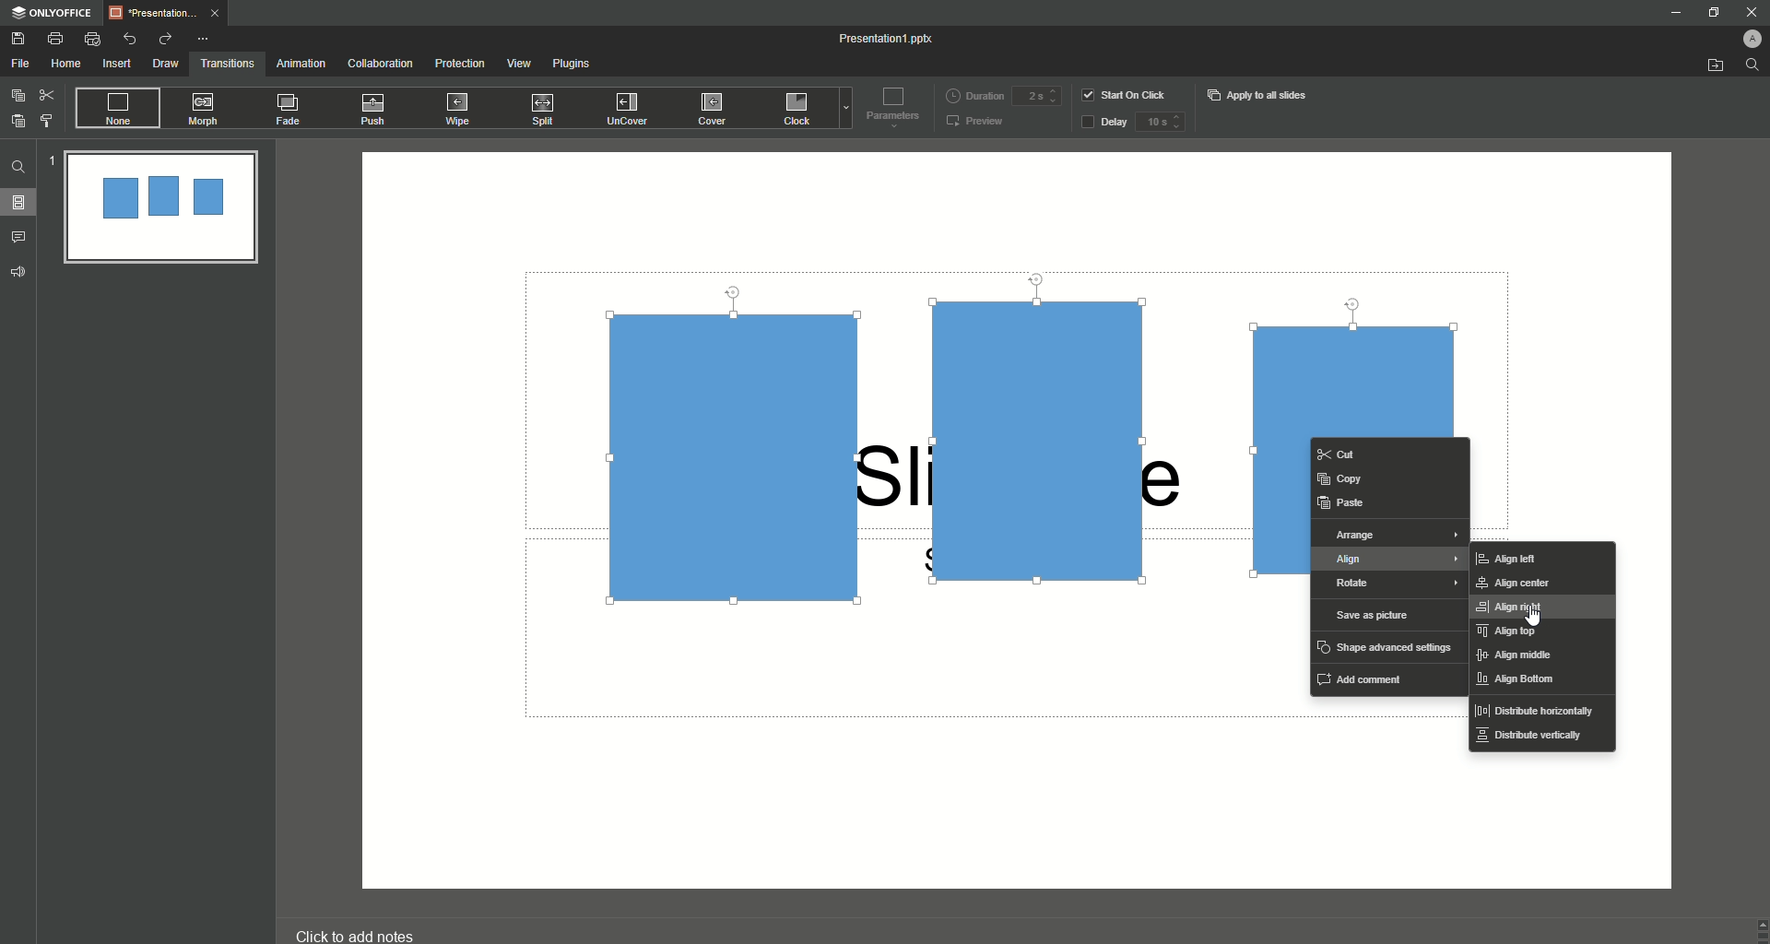 Image resolution: width=1770 pixels, height=944 pixels. What do you see at coordinates (1519, 681) in the screenshot?
I see `Align bottom` at bounding box center [1519, 681].